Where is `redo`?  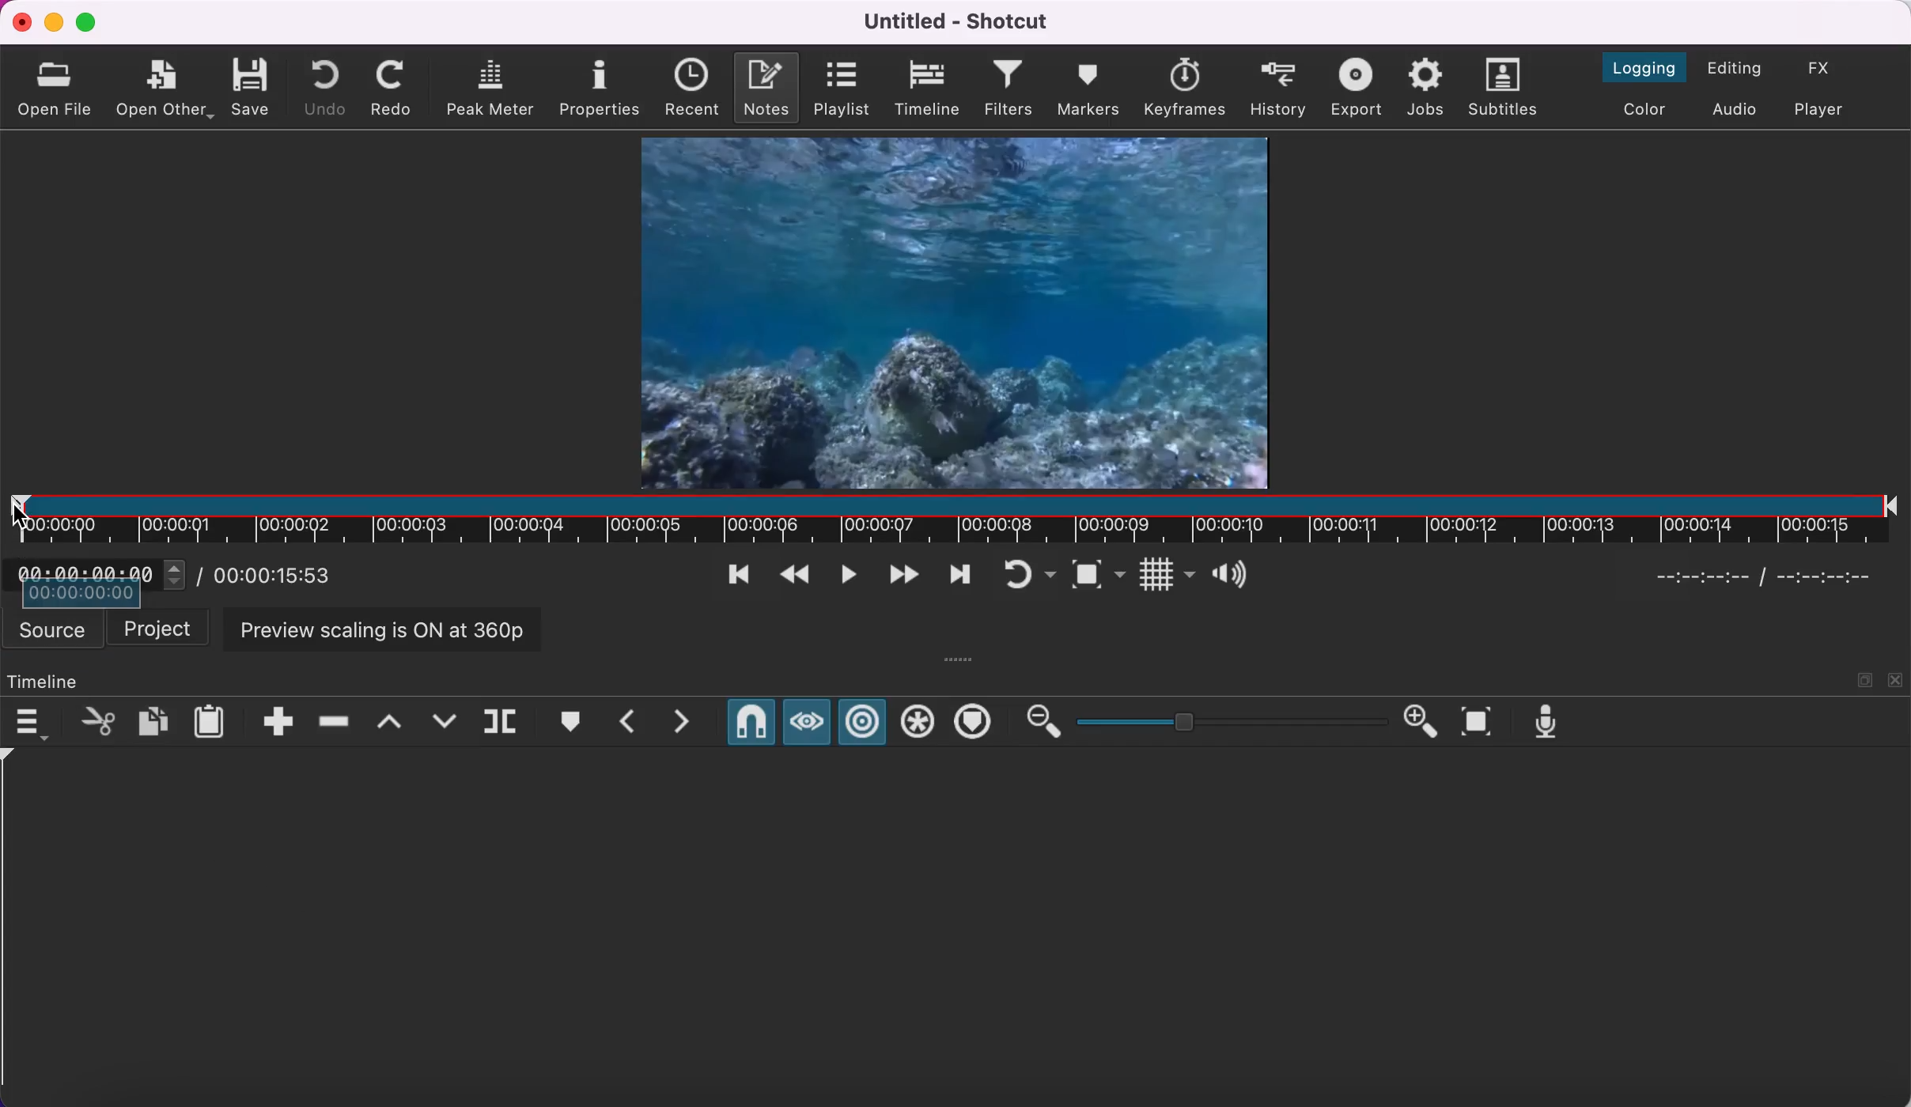
redo is located at coordinates (395, 87).